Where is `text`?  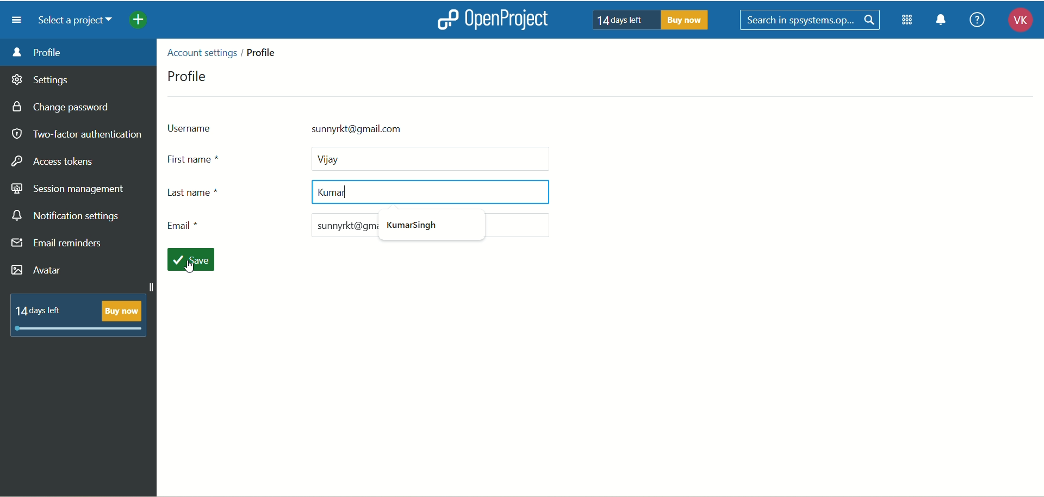
text is located at coordinates (79, 314).